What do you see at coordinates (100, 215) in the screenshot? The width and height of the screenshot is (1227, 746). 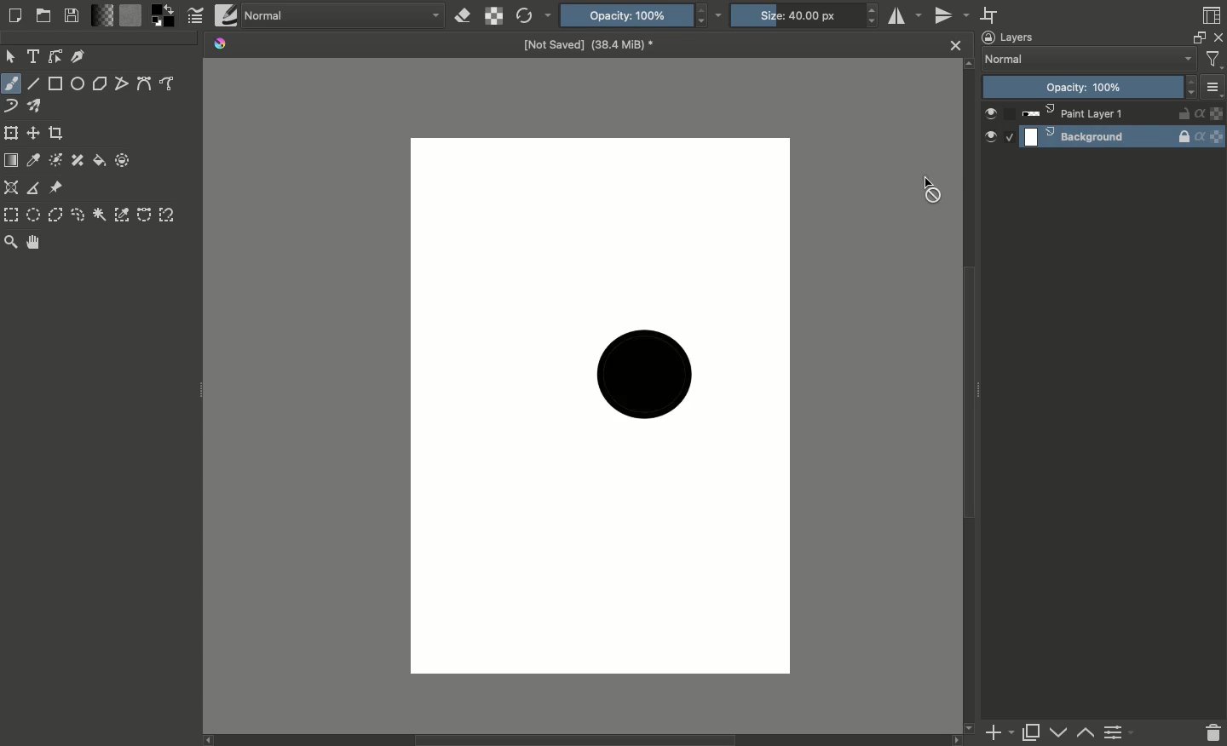 I see `Contiguous selection tool` at bounding box center [100, 215].